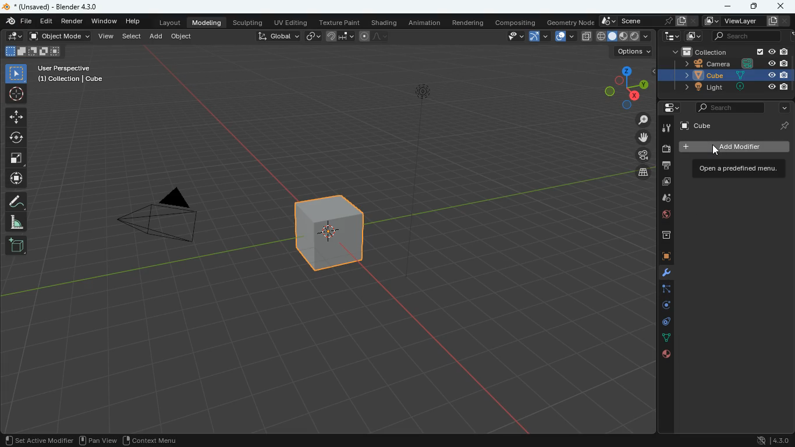 Image resolution: width=795 pixels, height=447 pixels. Describe the element at coordinates (698, 63) in the screenshot. I see `camera` at that location.